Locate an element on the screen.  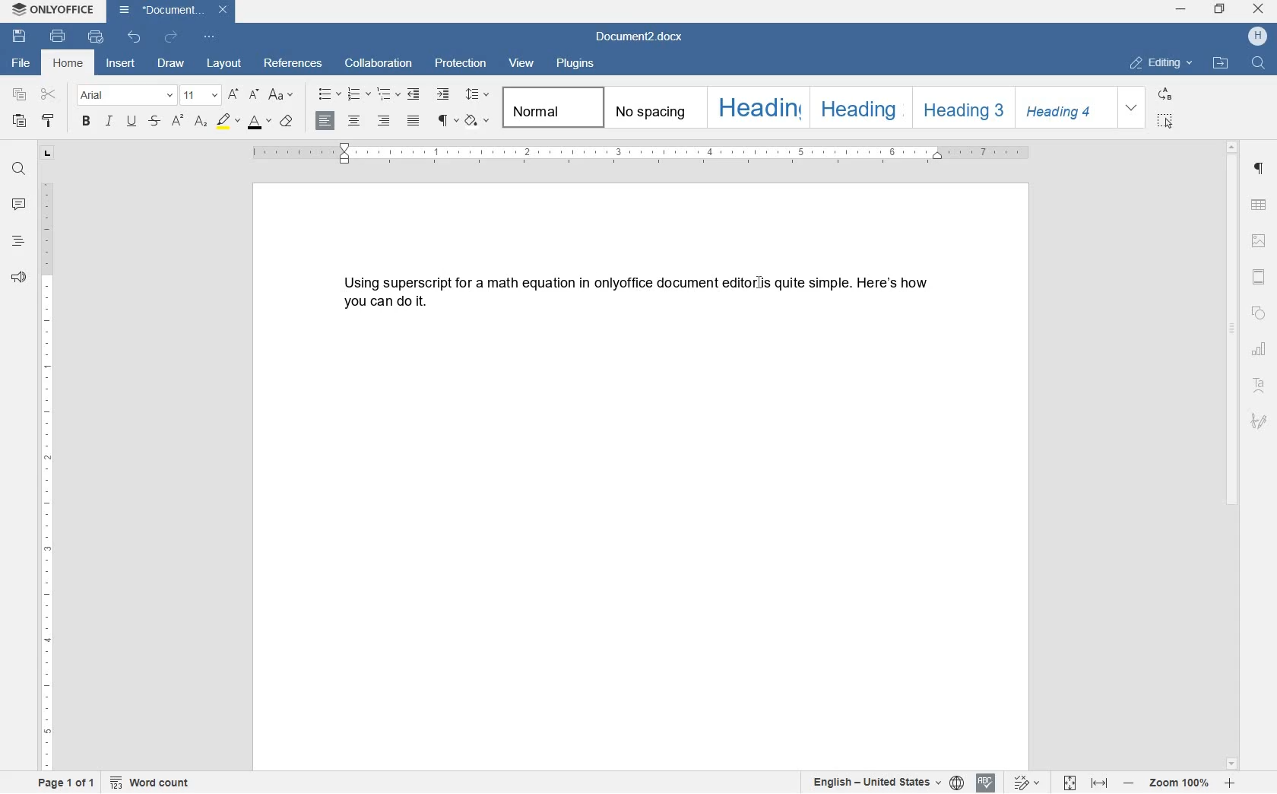
comment is located at coordinates (18, 205).